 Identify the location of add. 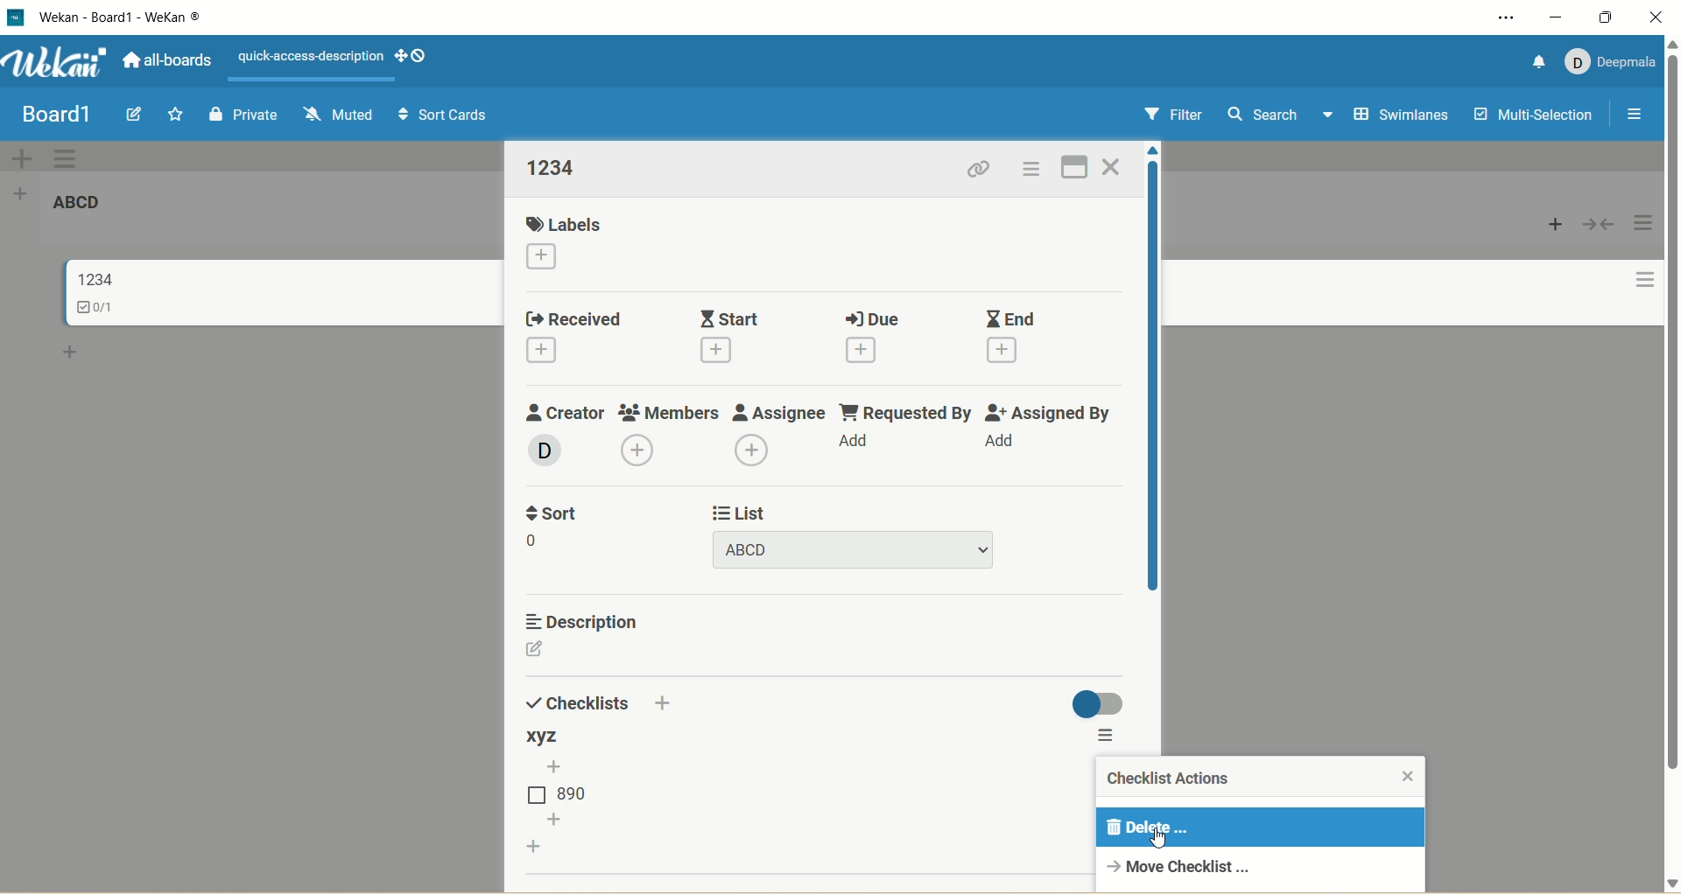
(873, 349).